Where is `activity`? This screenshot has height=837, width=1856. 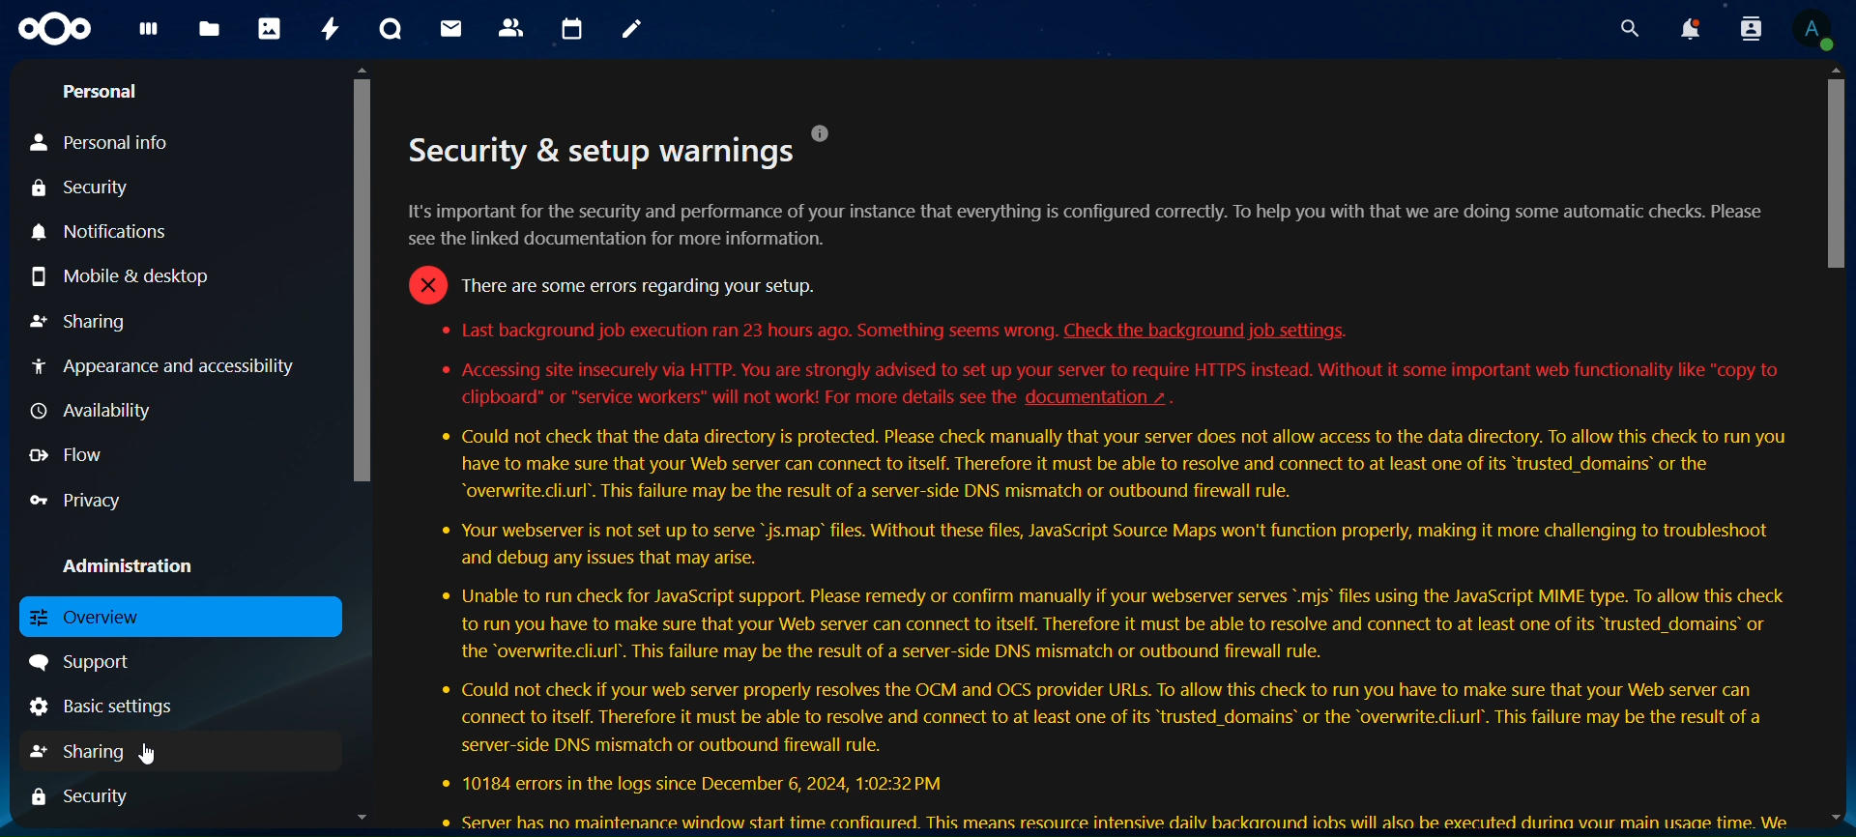
activity is located at coordinates (325, 27).